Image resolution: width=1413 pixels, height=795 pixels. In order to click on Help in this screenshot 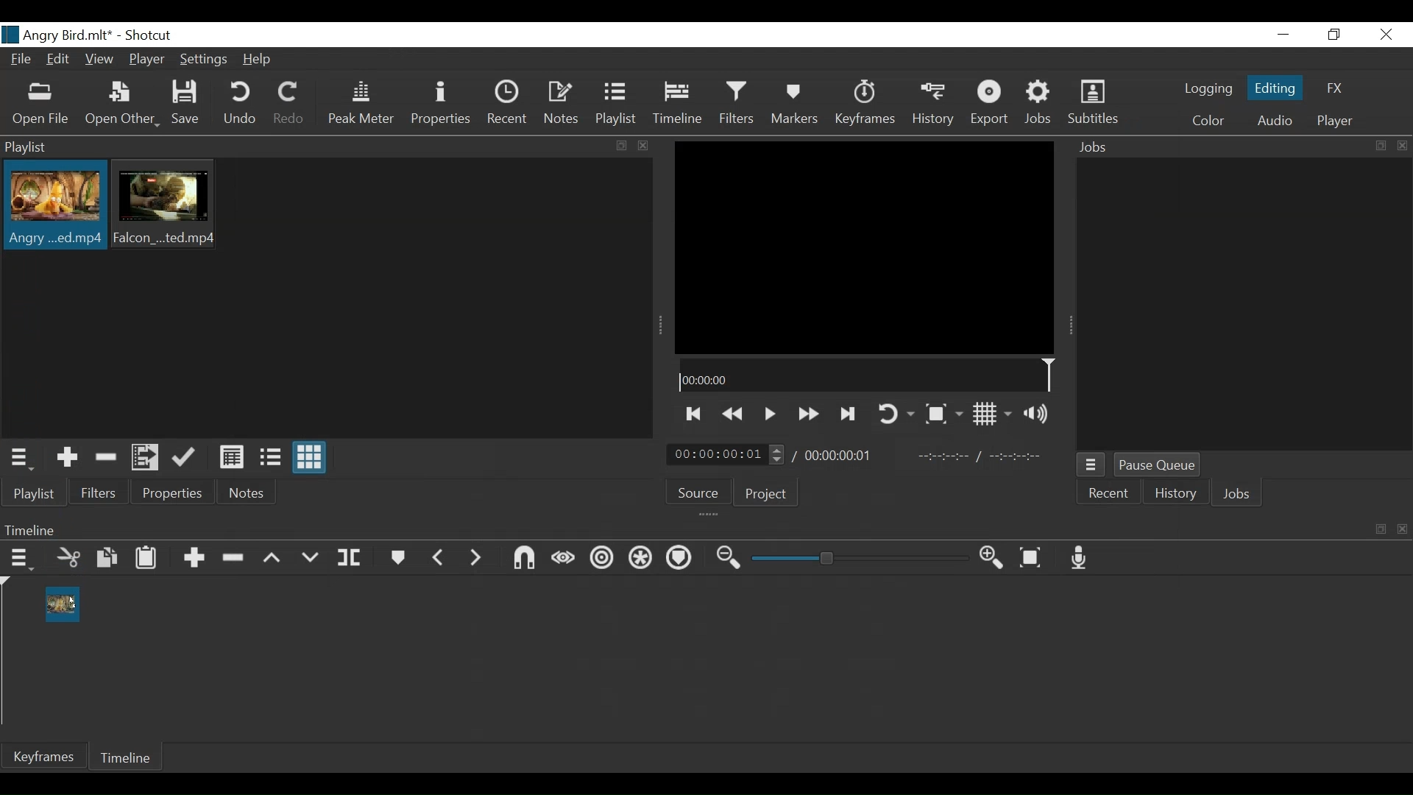, I will do `click(259, 61)`.